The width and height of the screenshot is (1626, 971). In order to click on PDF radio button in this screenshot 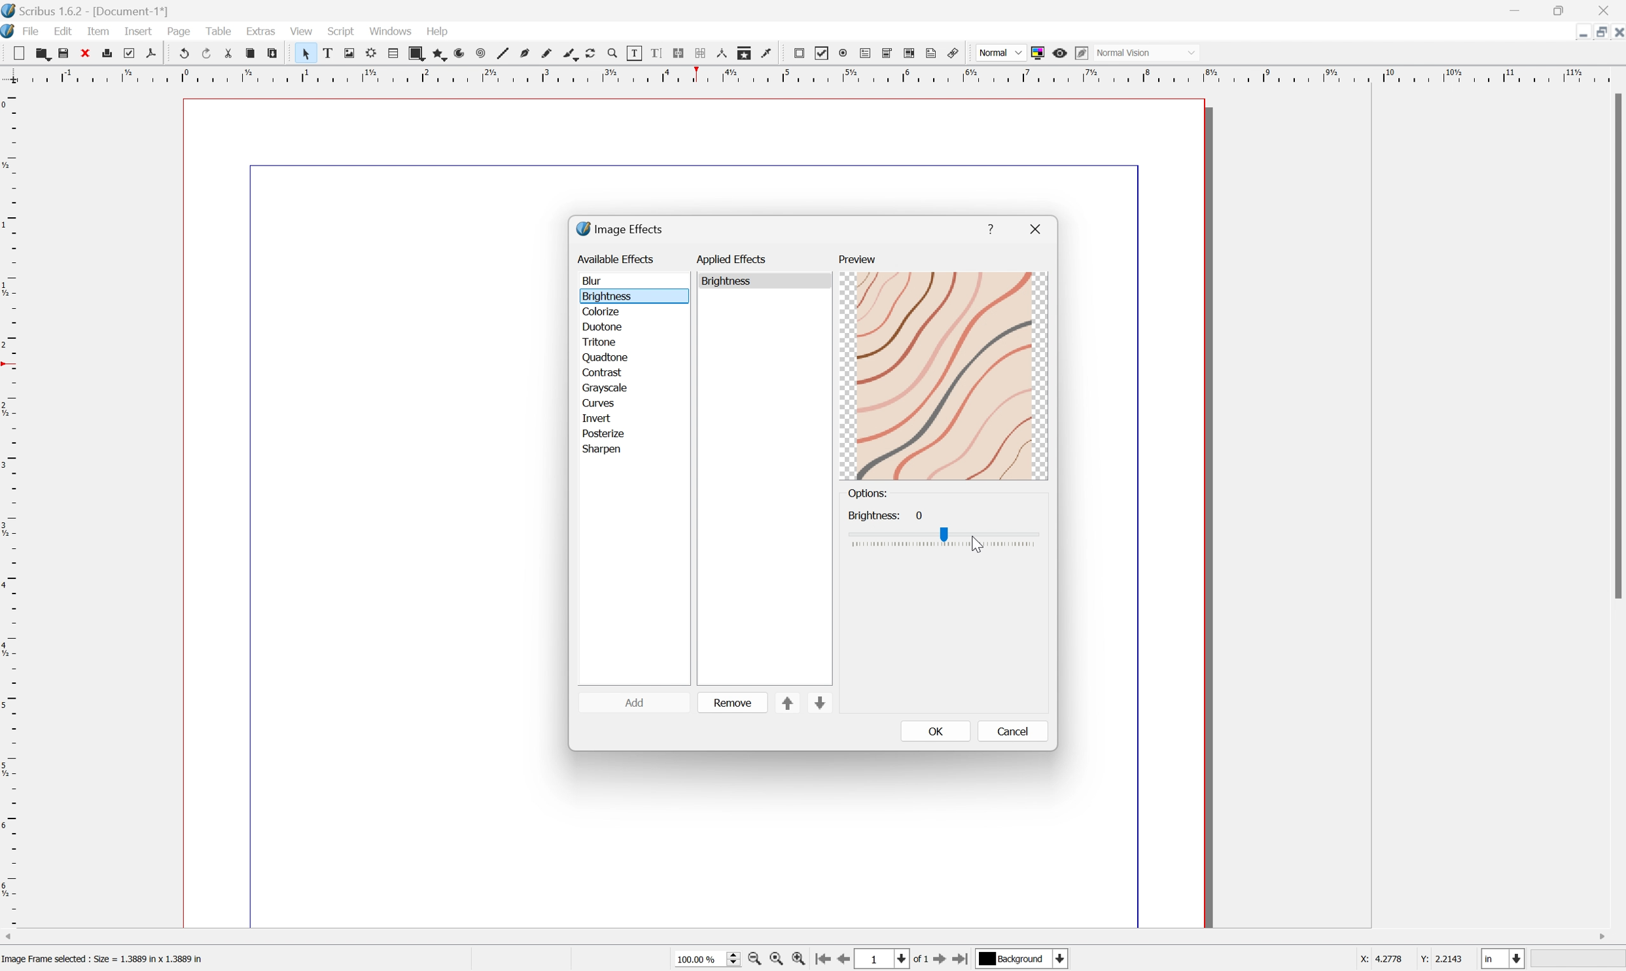, I will do `click(843, 54)`.